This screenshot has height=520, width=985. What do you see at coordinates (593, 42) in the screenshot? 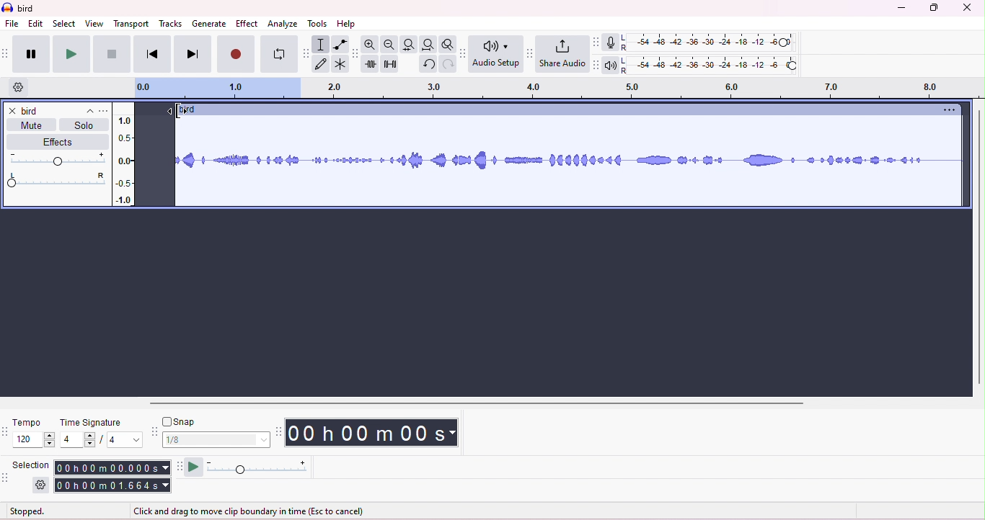
I see `playback meter tool bar` at bounding box center [593, 42].